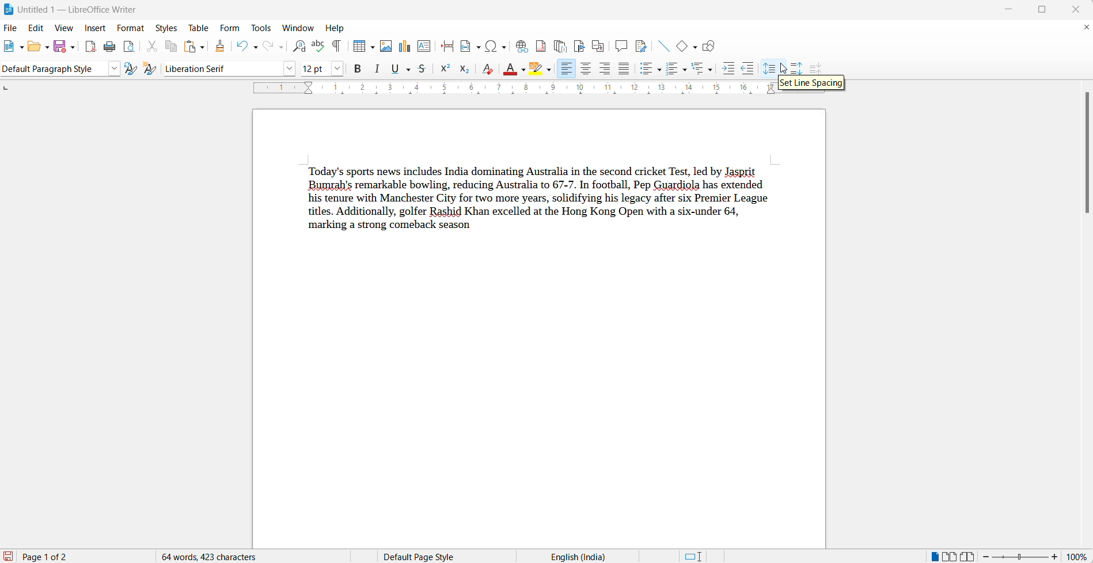 The height and width of the screenshot is (563, 1093). What do you see at coordinates (44, 47) in the screenshot?
I see `open options` at bounding box center [44, 47].